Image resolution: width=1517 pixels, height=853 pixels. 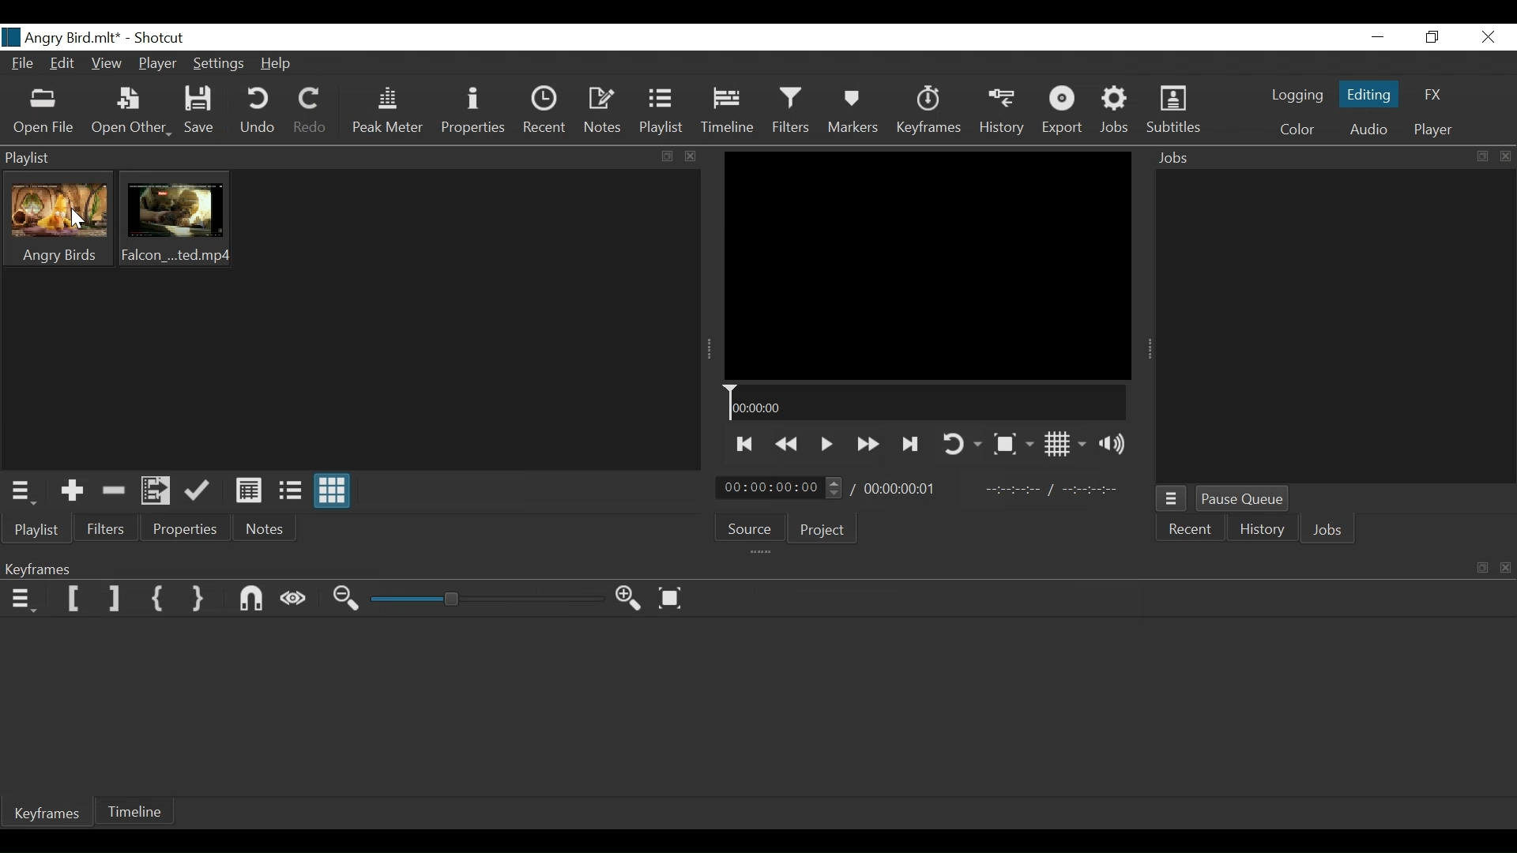 What do you see at coordinates (200, 111) in the screenshot?
I see `Save` at bounding box center [200, 111].